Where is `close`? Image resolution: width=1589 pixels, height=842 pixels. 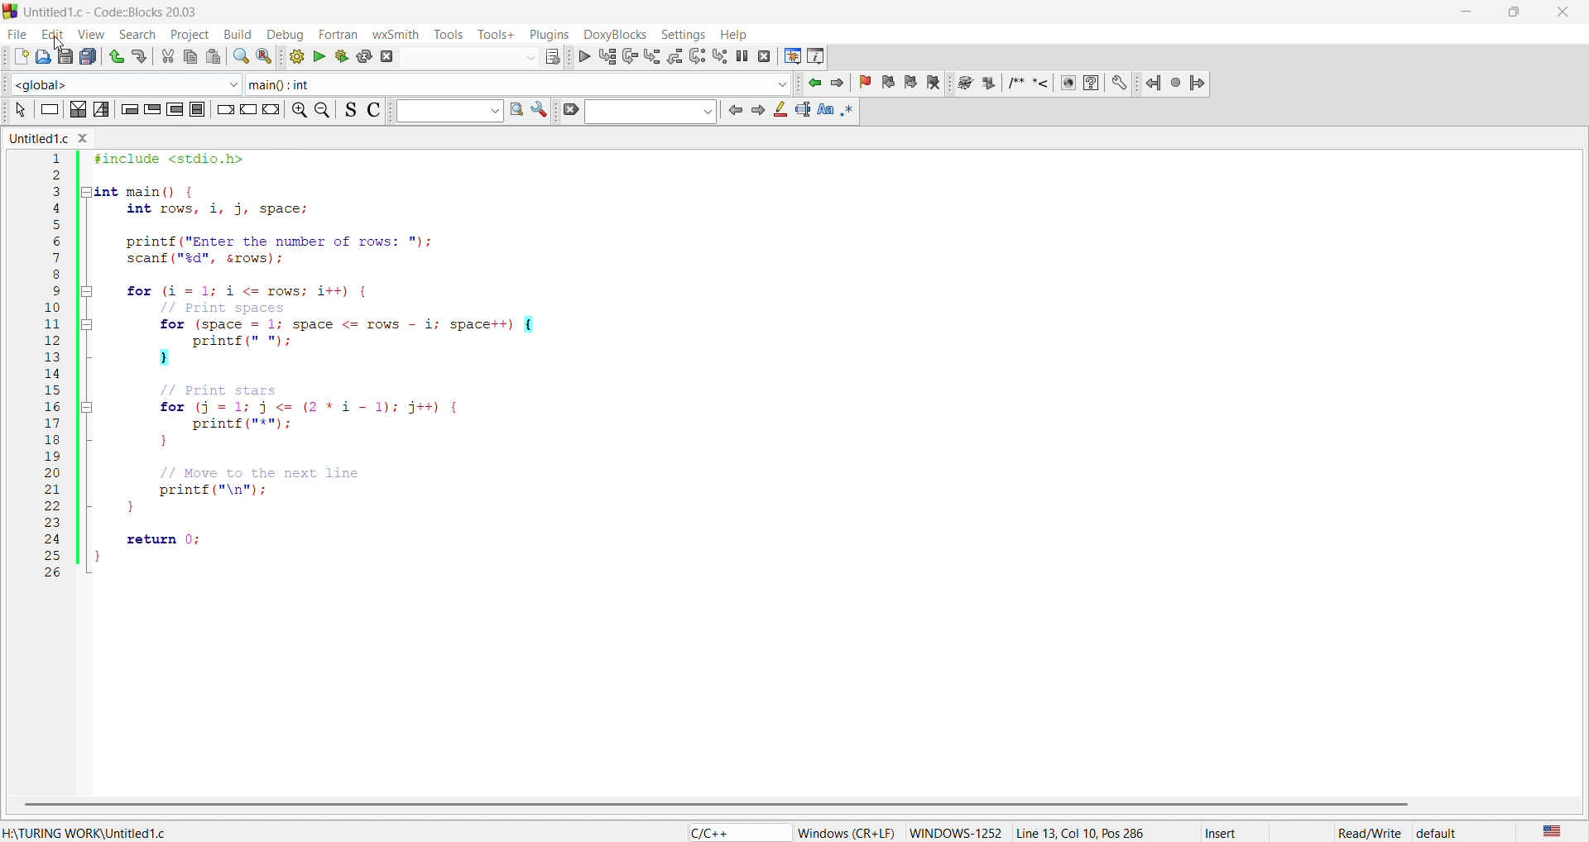
close is located at coordinates (1563, 12).